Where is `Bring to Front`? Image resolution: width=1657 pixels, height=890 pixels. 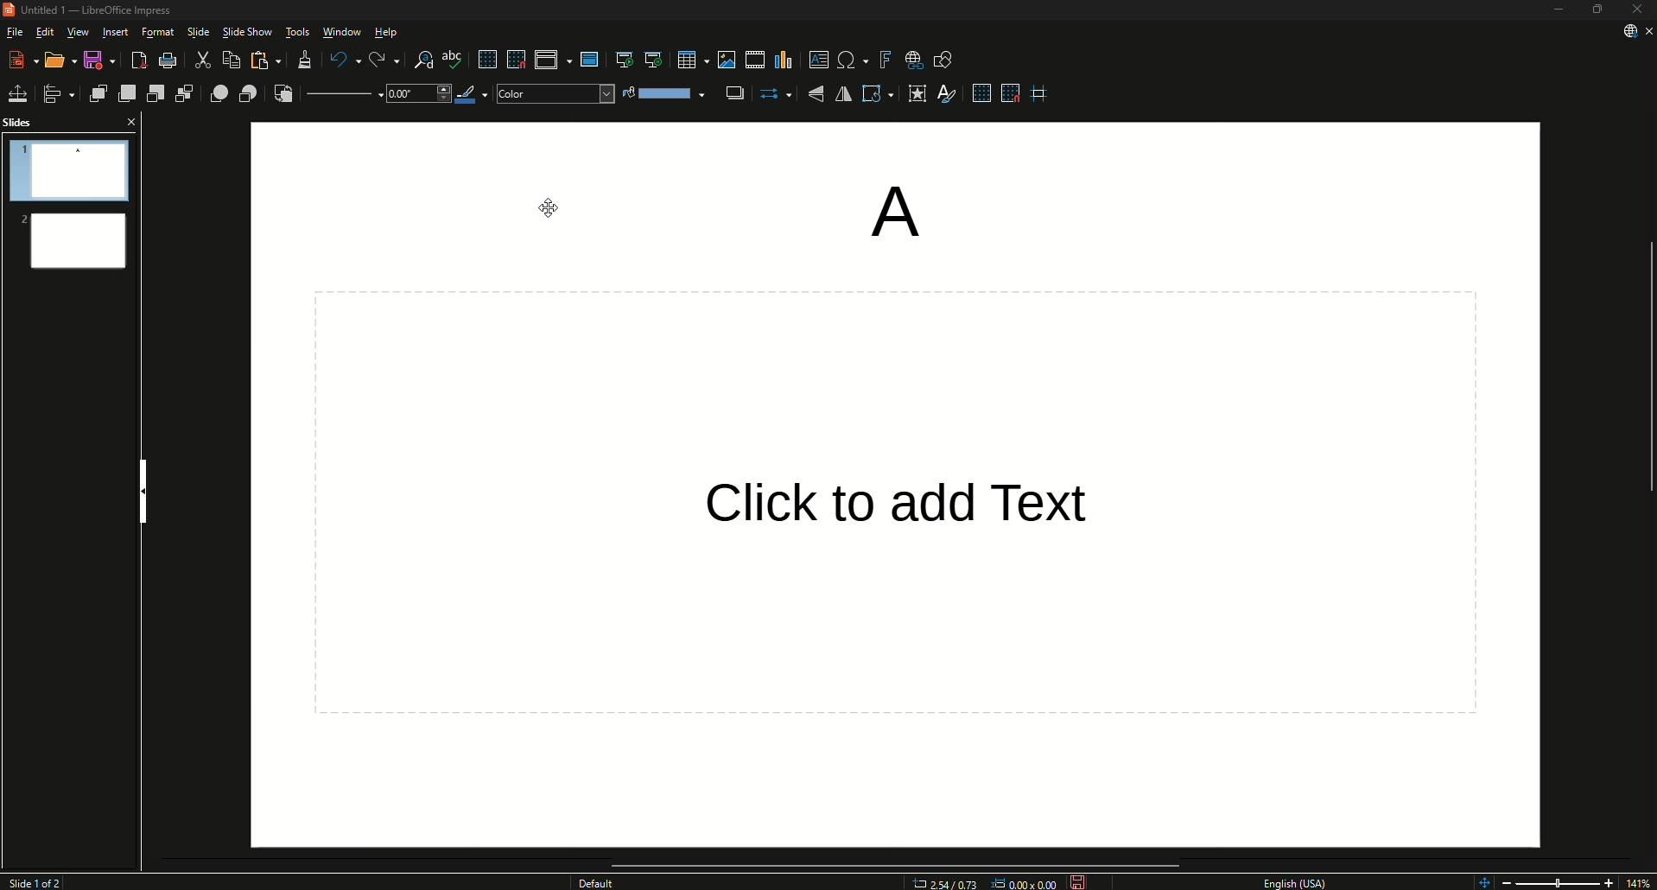
Bring to Front is located at coordinates (95, 93).